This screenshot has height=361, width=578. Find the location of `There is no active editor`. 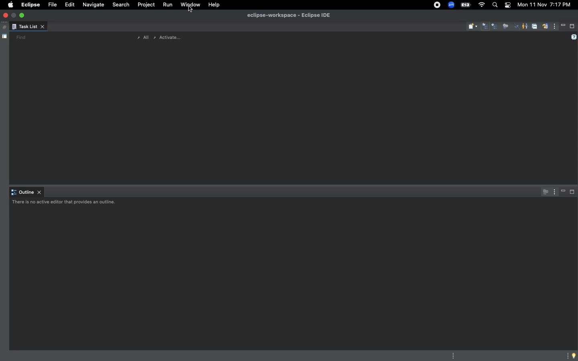

There is no active editor is located at coordinates (65, 203).